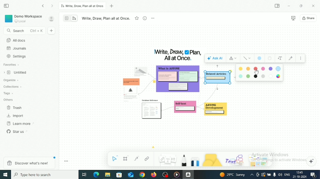 The image size is (320, 179). Describe the element at coordinates (241, 69) in the screenshot. I see `Yellow` at that location.